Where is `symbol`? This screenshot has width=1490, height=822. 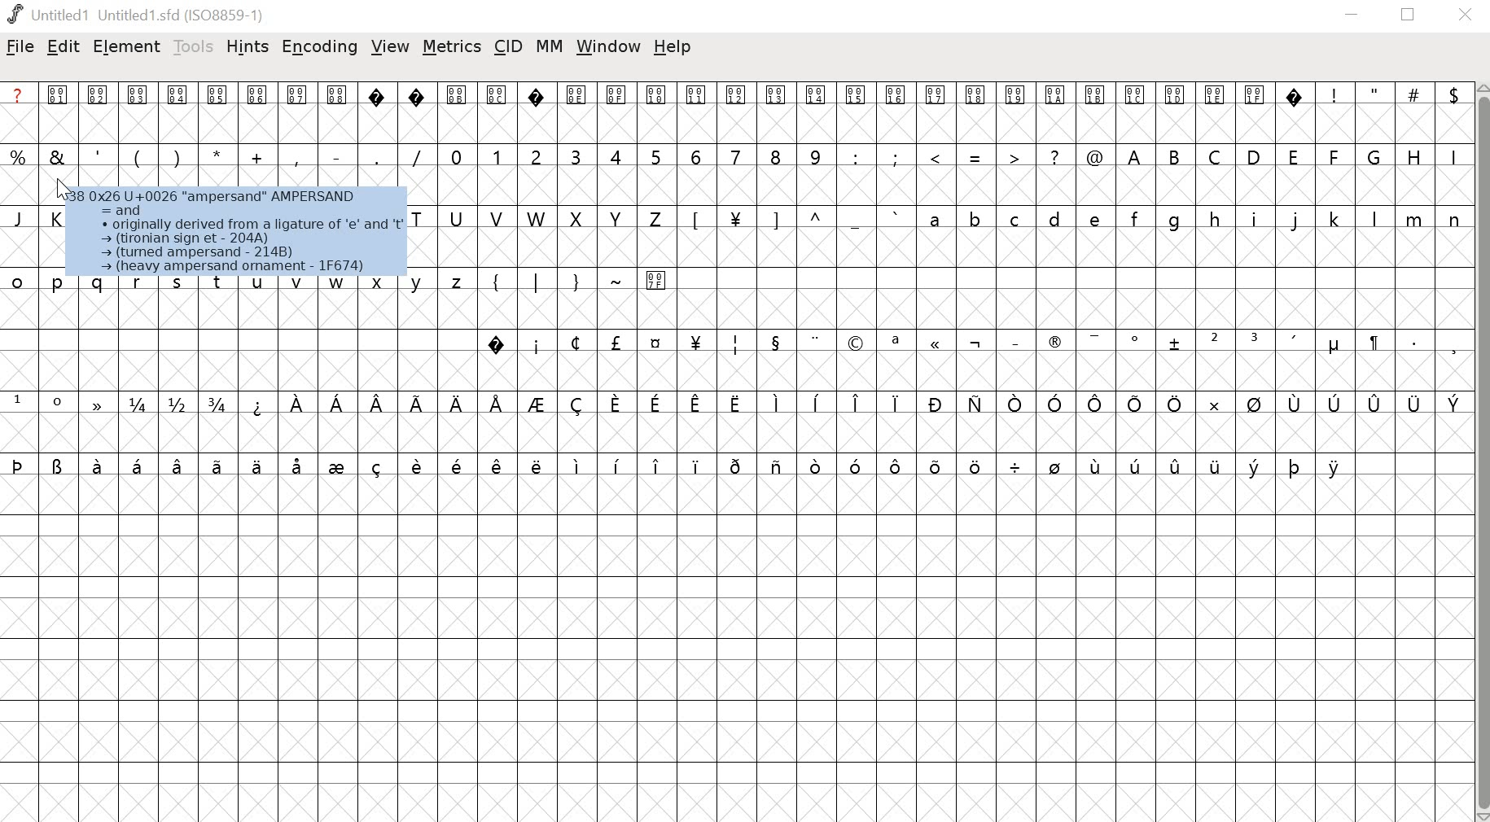
symbol is located at coordinates (220, 465).